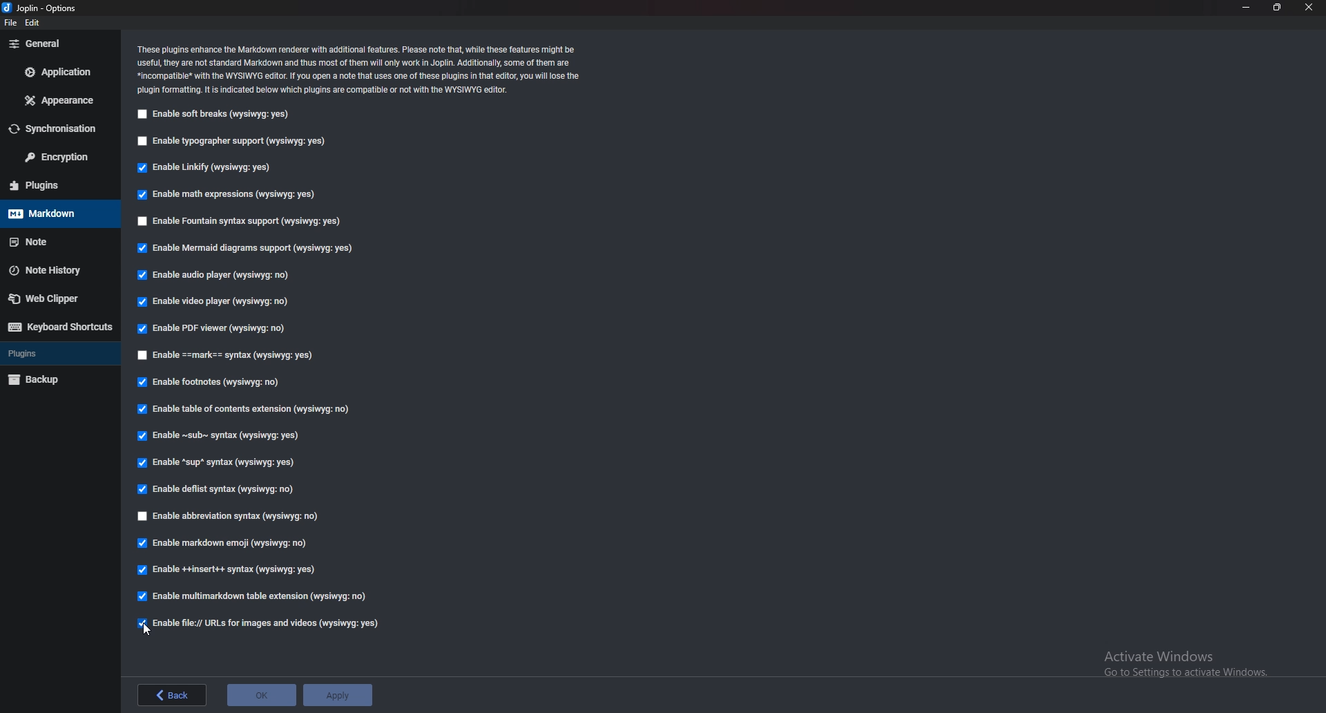 This screenshot has width=1326, height=713. Describe the element at coordinates (61, 325) in the screenshot. I see `Keyboard shortcuts` at that location.